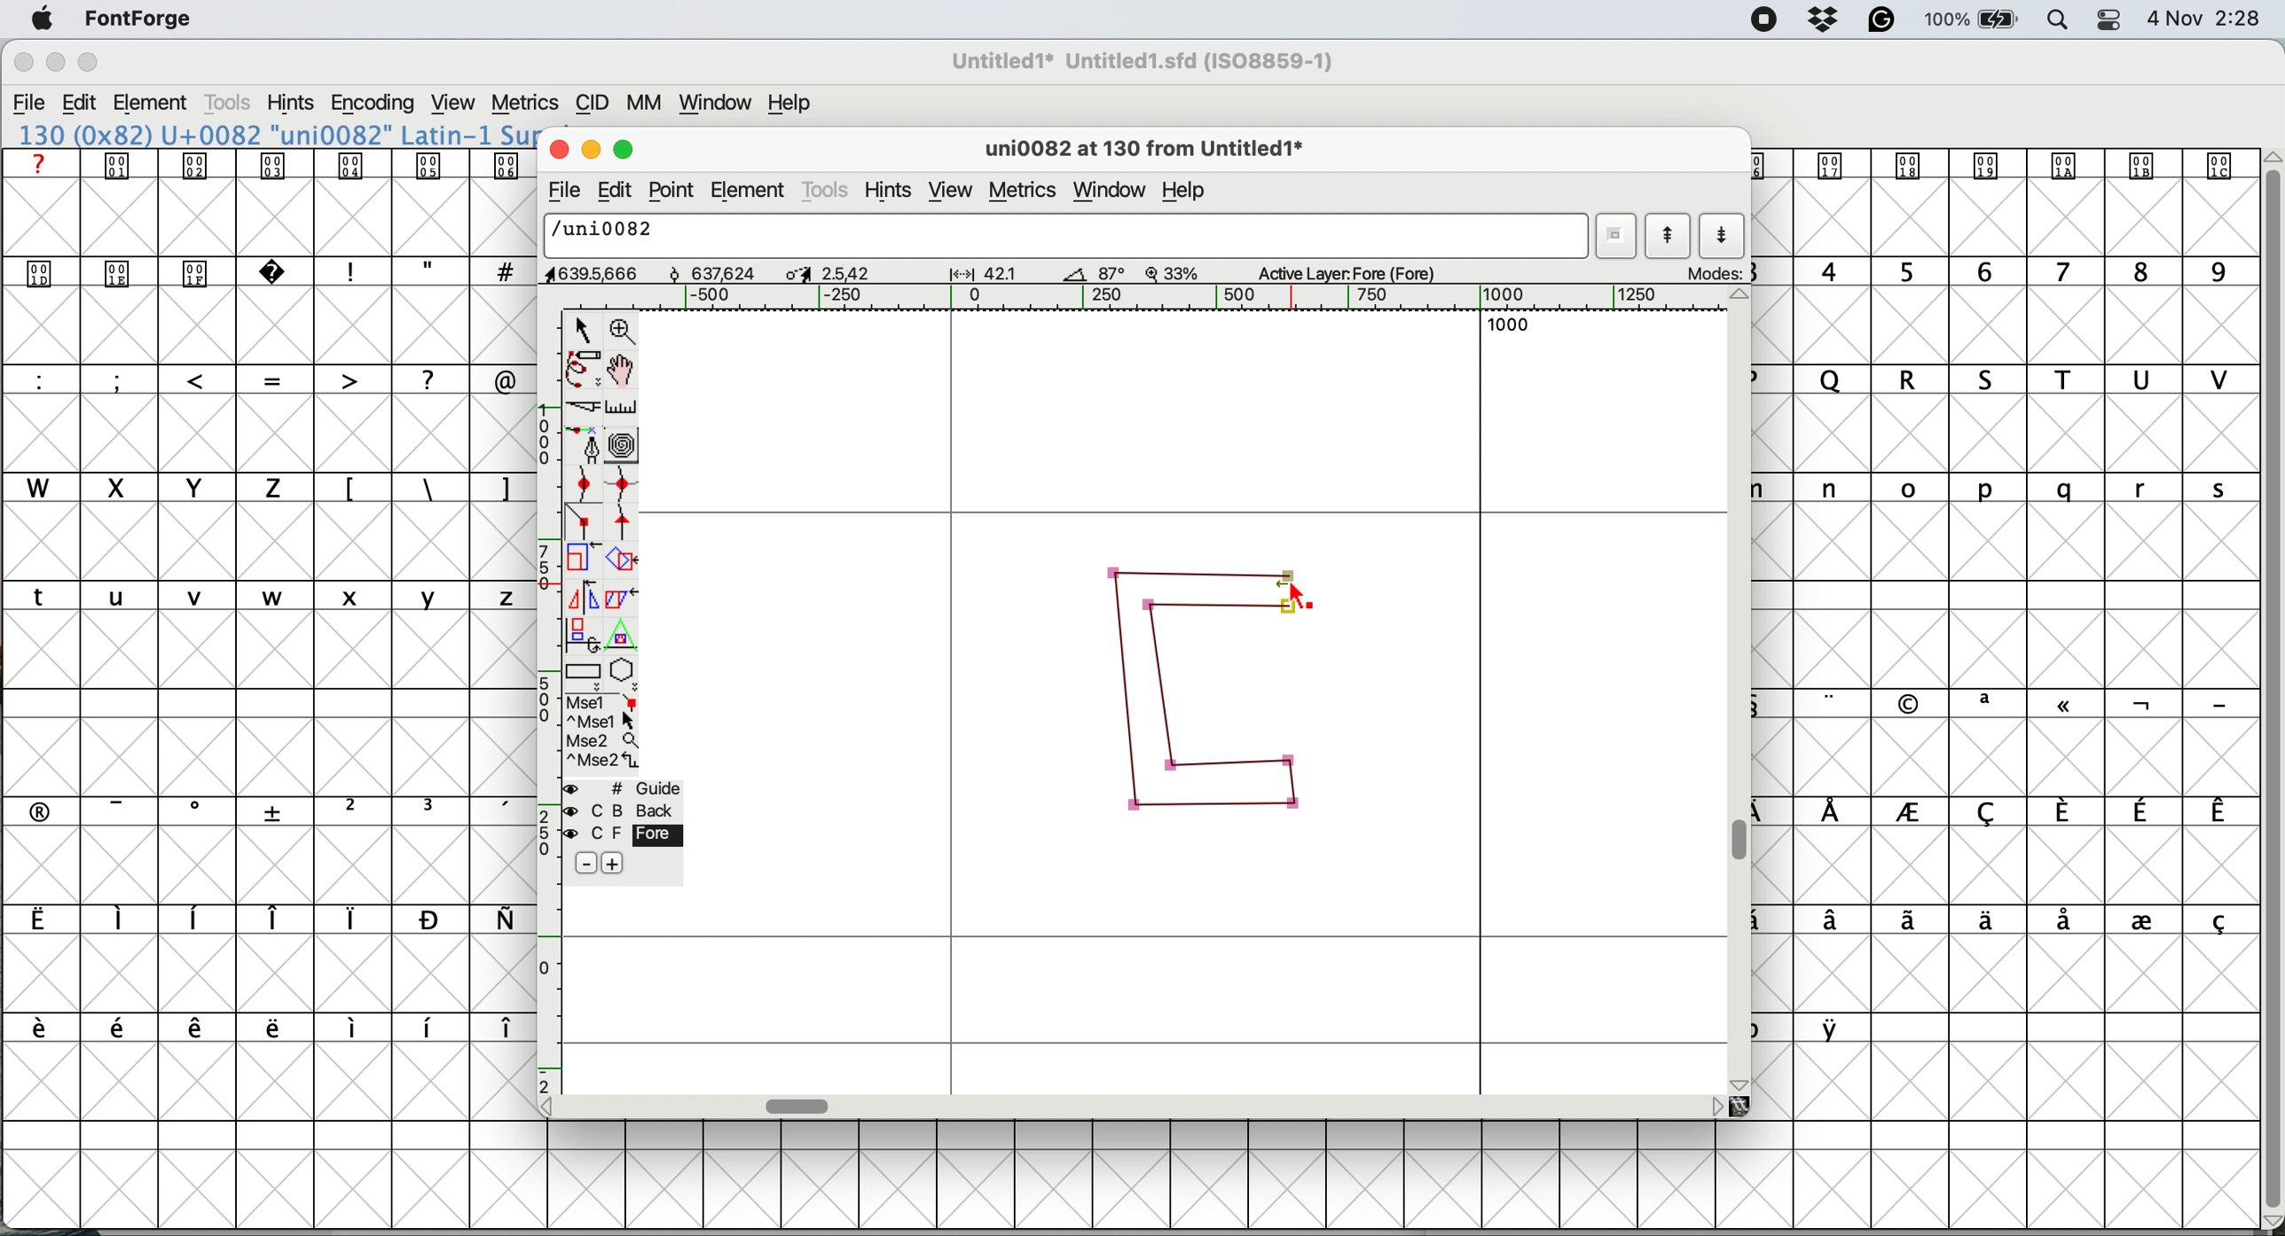  What do you see at coordinates (524, 104) in the screenshot?
I see `metrics` at bounding box center [524, 104].